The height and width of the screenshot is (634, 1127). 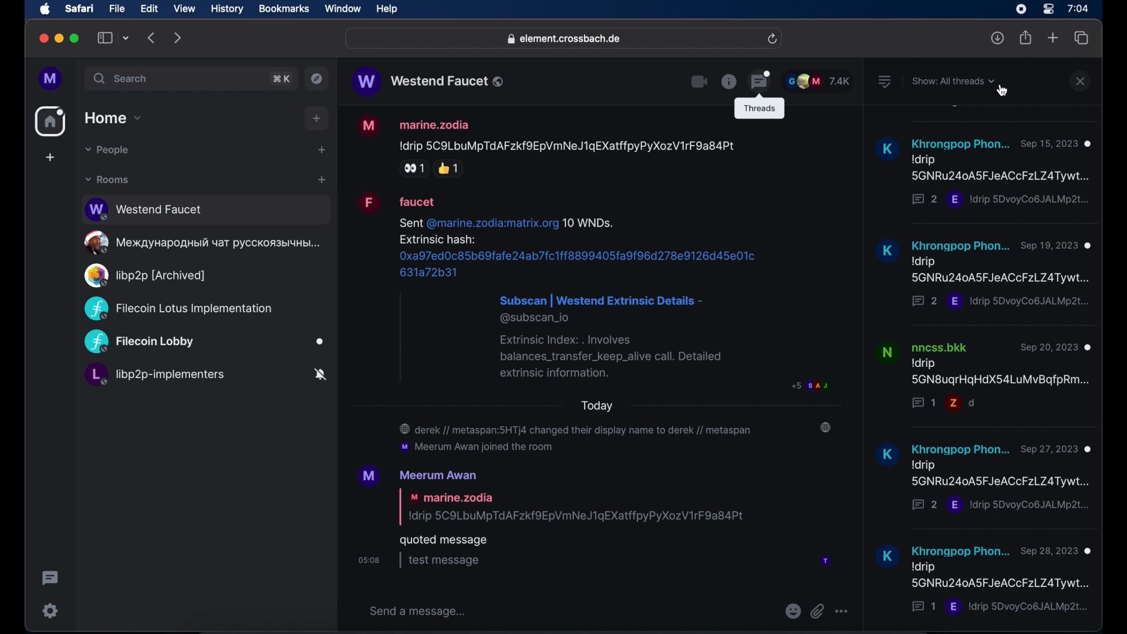 What do you see at coordinates (889, 454) in the screenshot?
I see `K` at bounding box center [889, 454].